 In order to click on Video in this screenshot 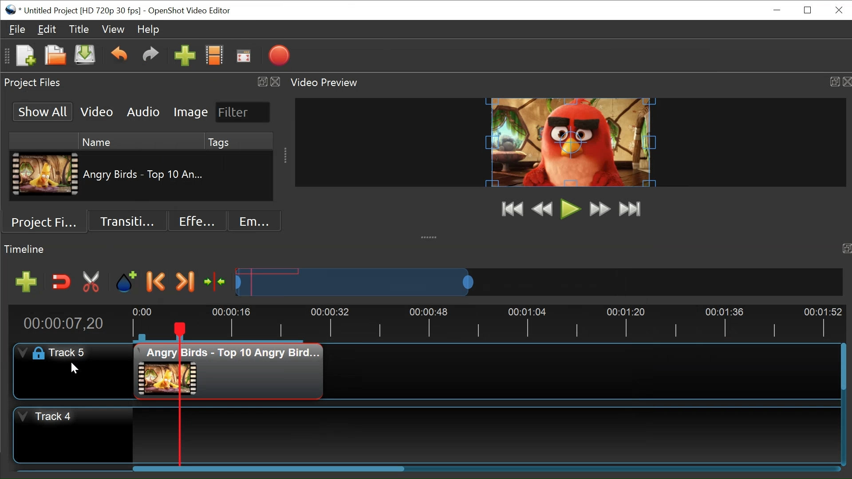, I will do `click(98, 112)`.